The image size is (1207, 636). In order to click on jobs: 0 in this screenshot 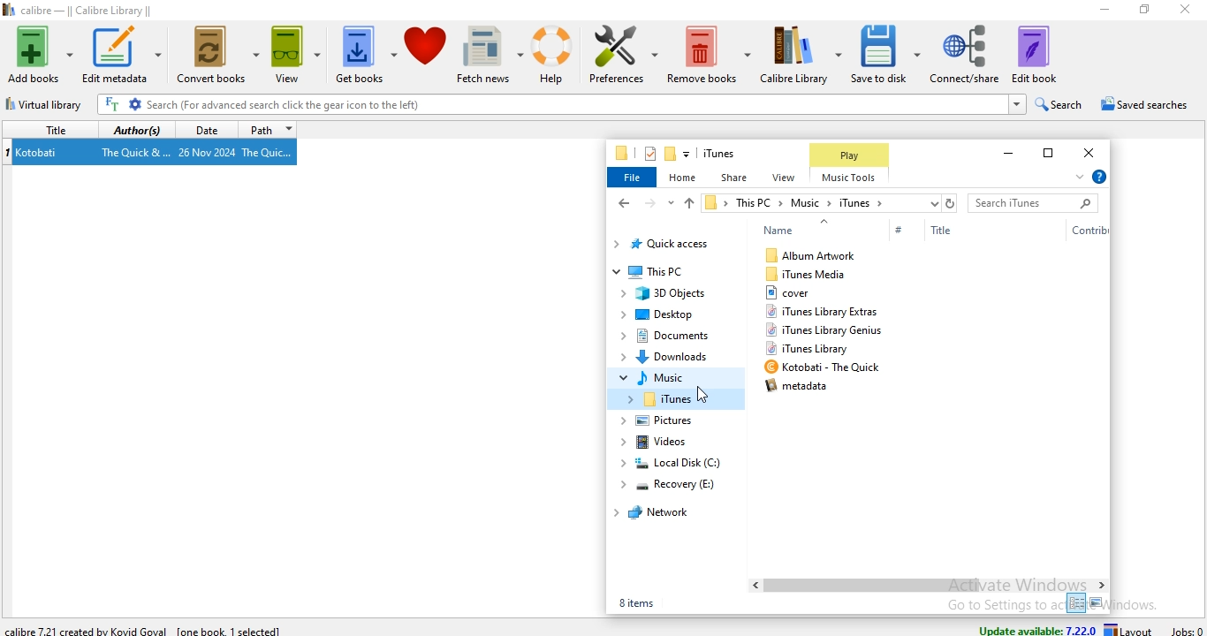, I will do `click(1187, 628)`.